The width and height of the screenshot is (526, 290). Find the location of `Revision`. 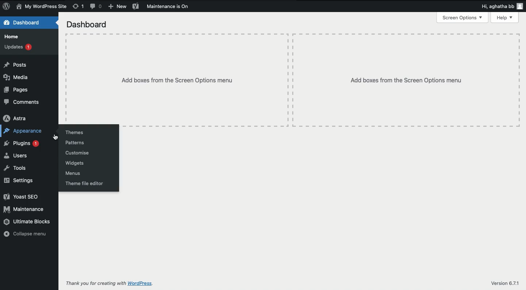

Revision is located at coordinates (79, 7).